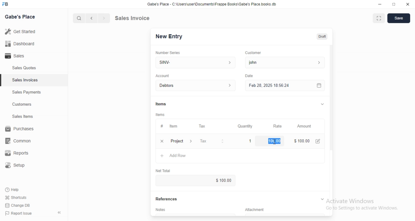  I want to click on ‘Quantity, so click(245, 126).